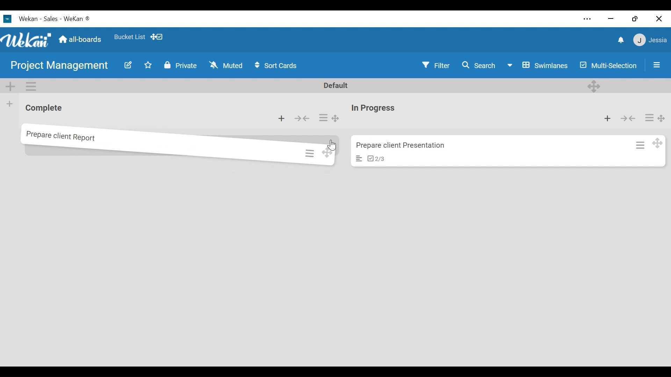 Image resolution: width=671 pixels, height=377 pixels. I want to click on List actions, so click(324, 118).